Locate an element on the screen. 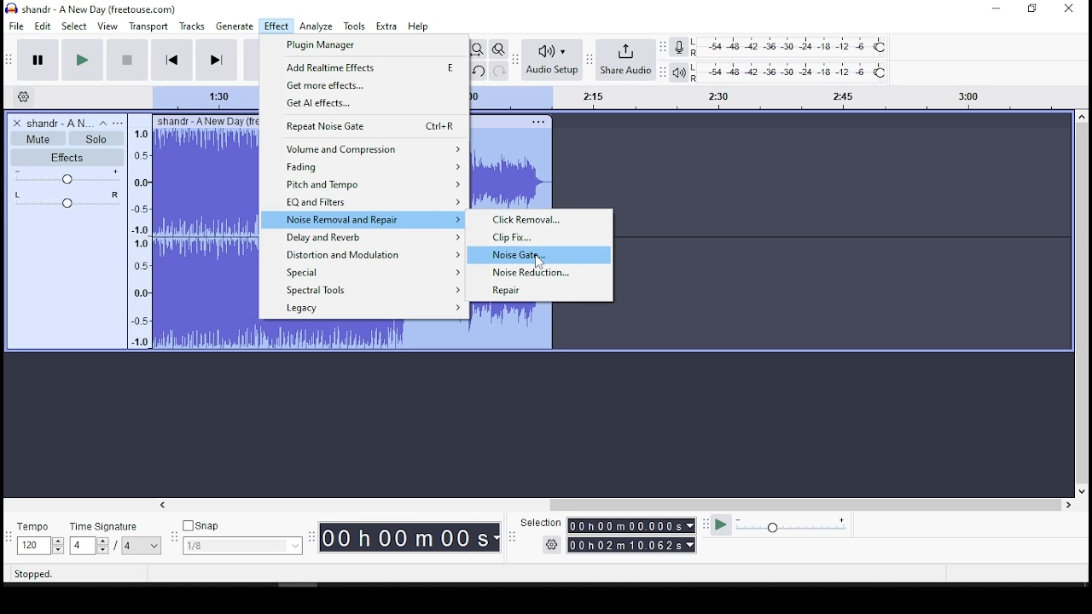 The height and width of the screenshot is (614, 1092). delay and reverb is located at coordinates (362, 236).